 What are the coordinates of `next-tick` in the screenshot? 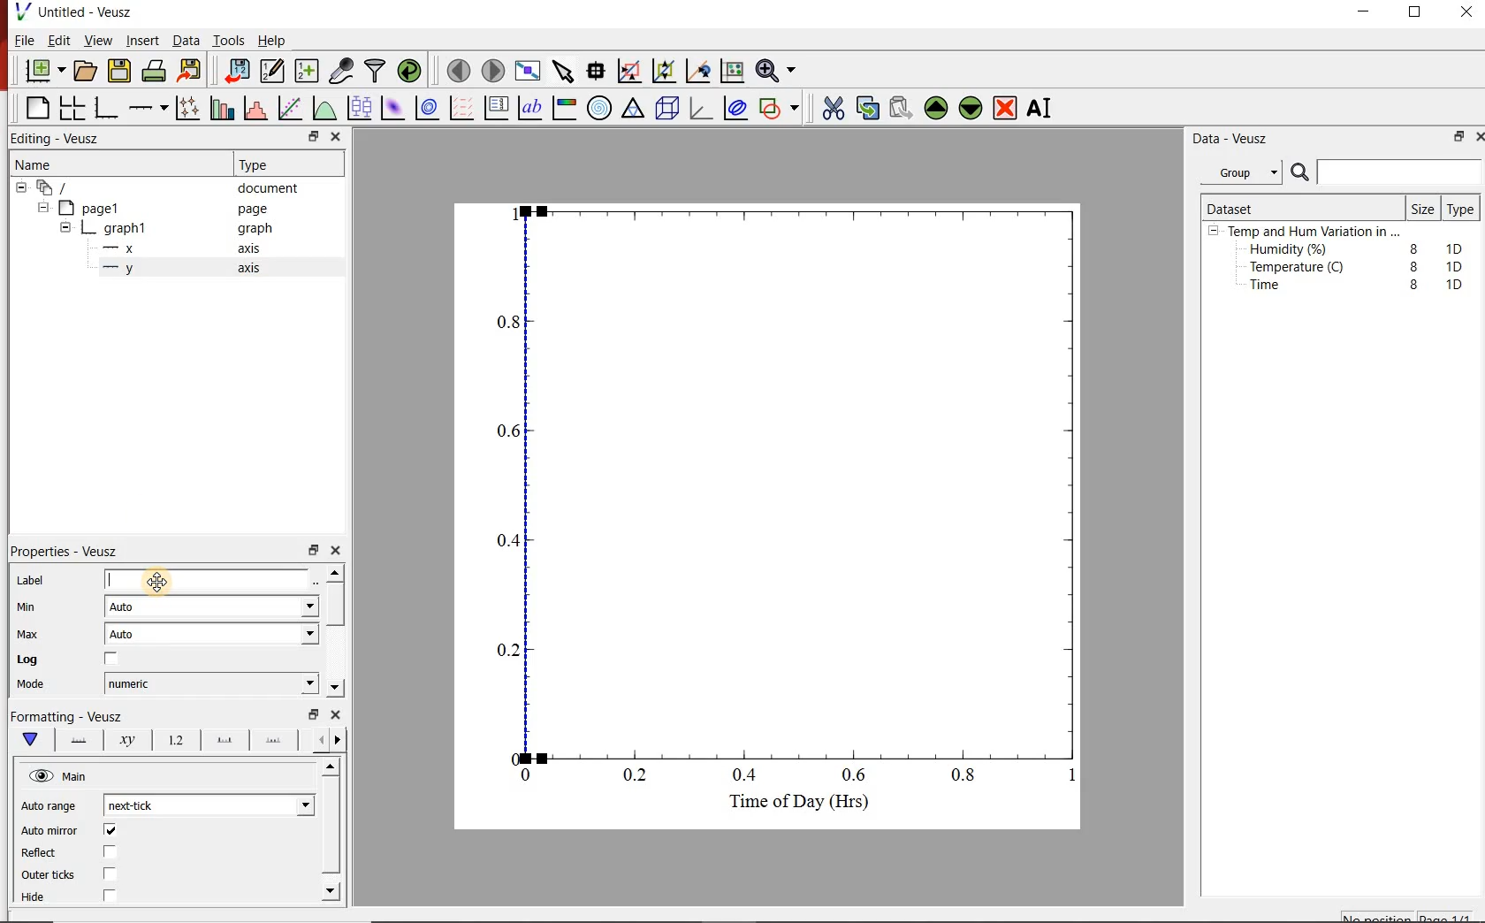 It's located at (144, 805).